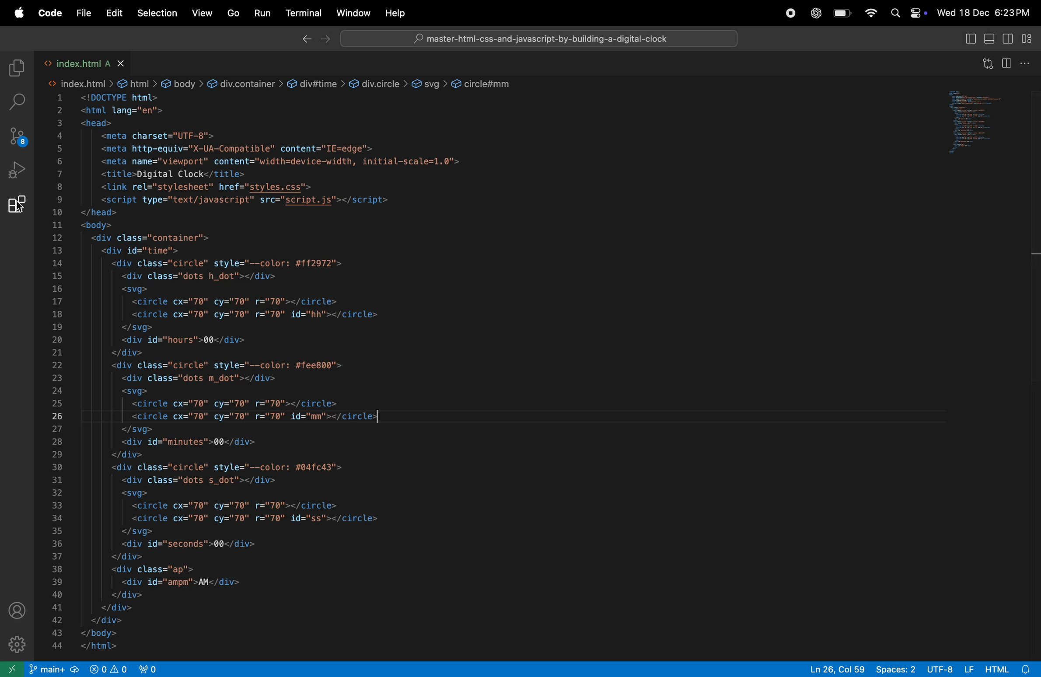 This screenshot has width=1041, height=677. I want to click on cursor, so click(18, 207).